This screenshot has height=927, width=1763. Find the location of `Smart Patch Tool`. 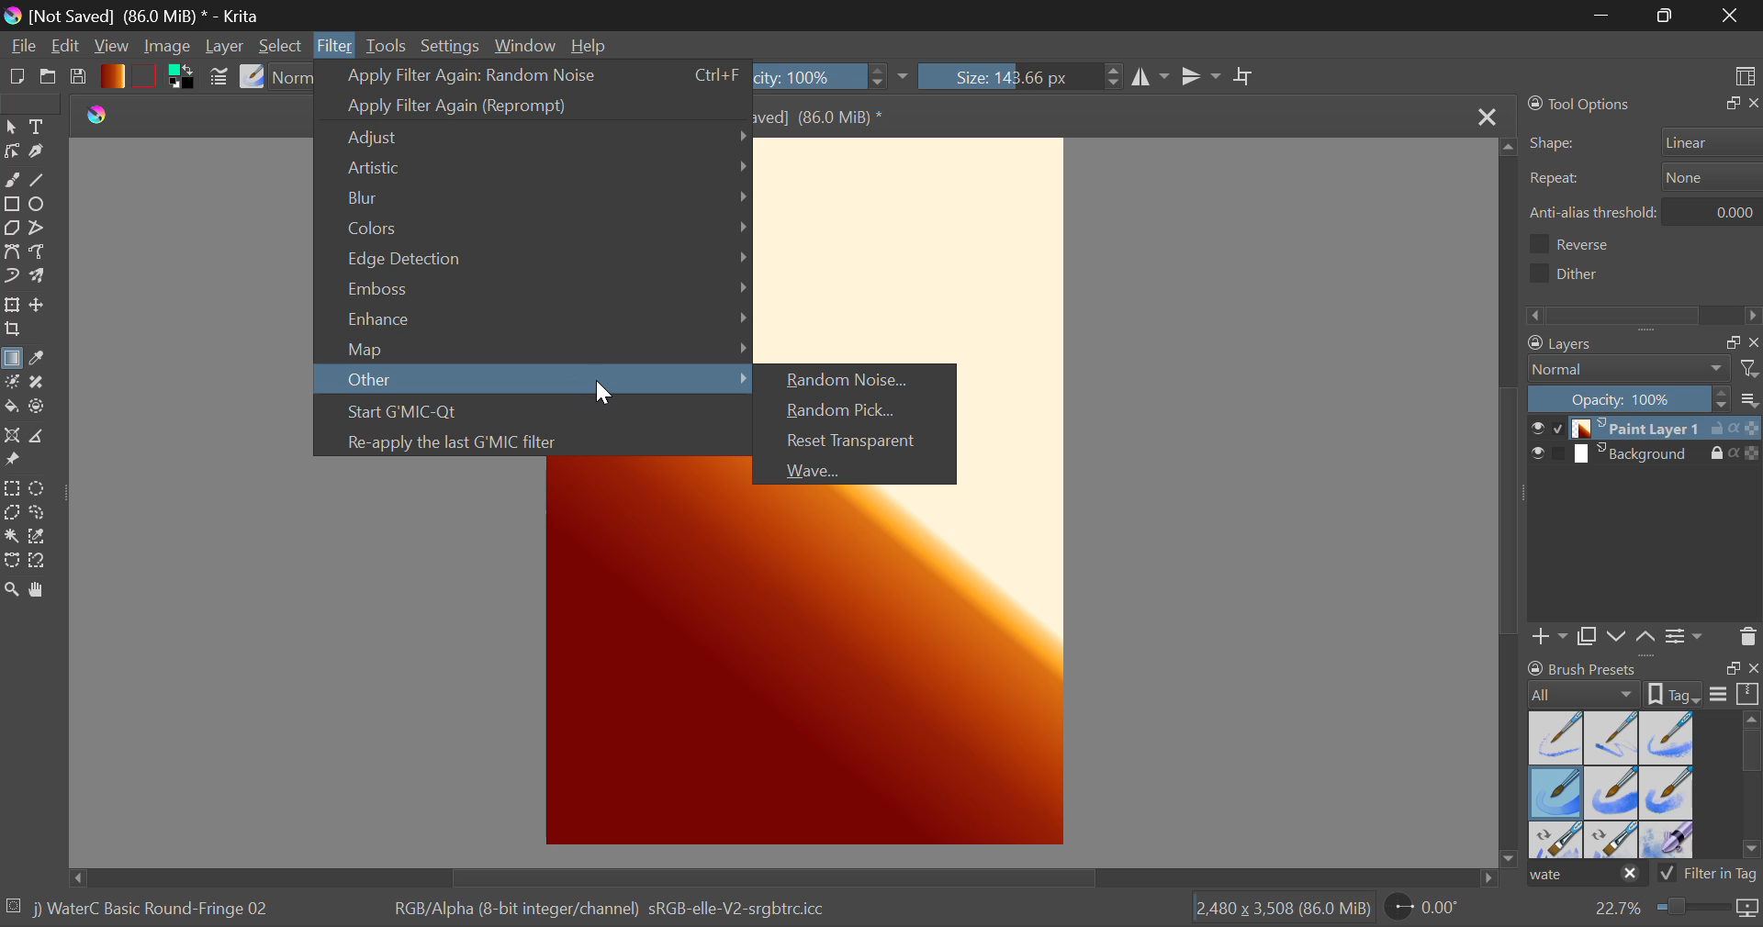

Smart Patch Tool is located at coordinates (44, 382).